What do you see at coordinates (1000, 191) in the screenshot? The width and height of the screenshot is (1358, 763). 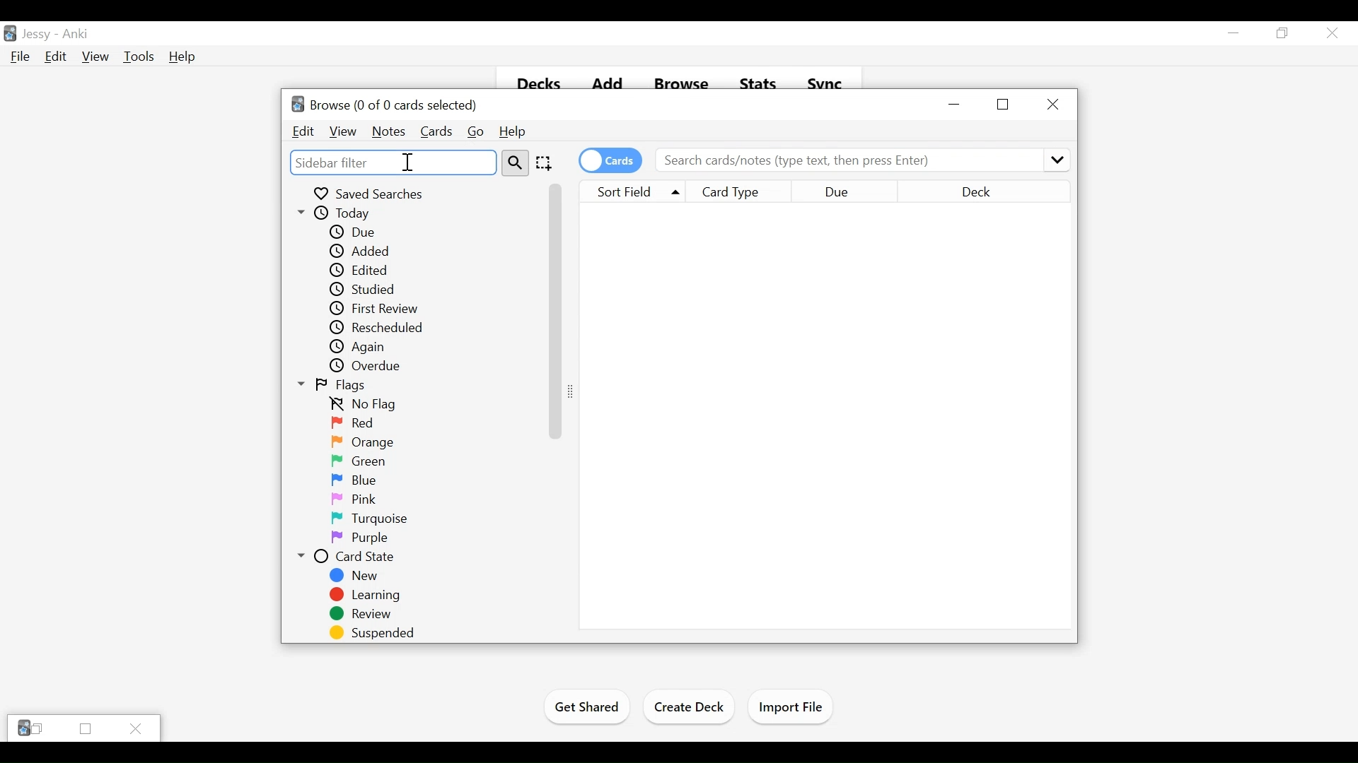 I see `Deck` at bounding box center [1000, 191].